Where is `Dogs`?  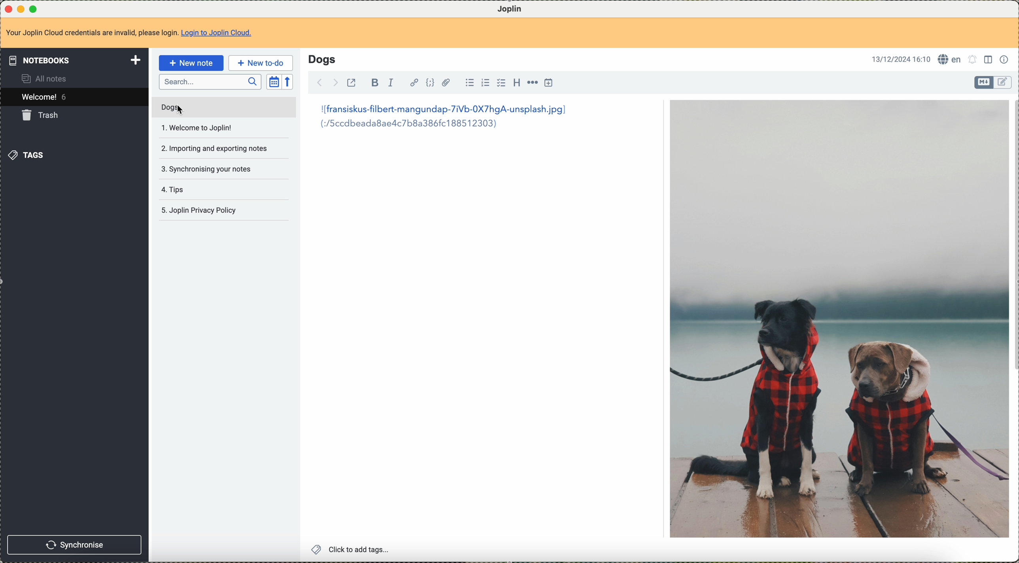 Dogs is located at coordinates (322, 59).